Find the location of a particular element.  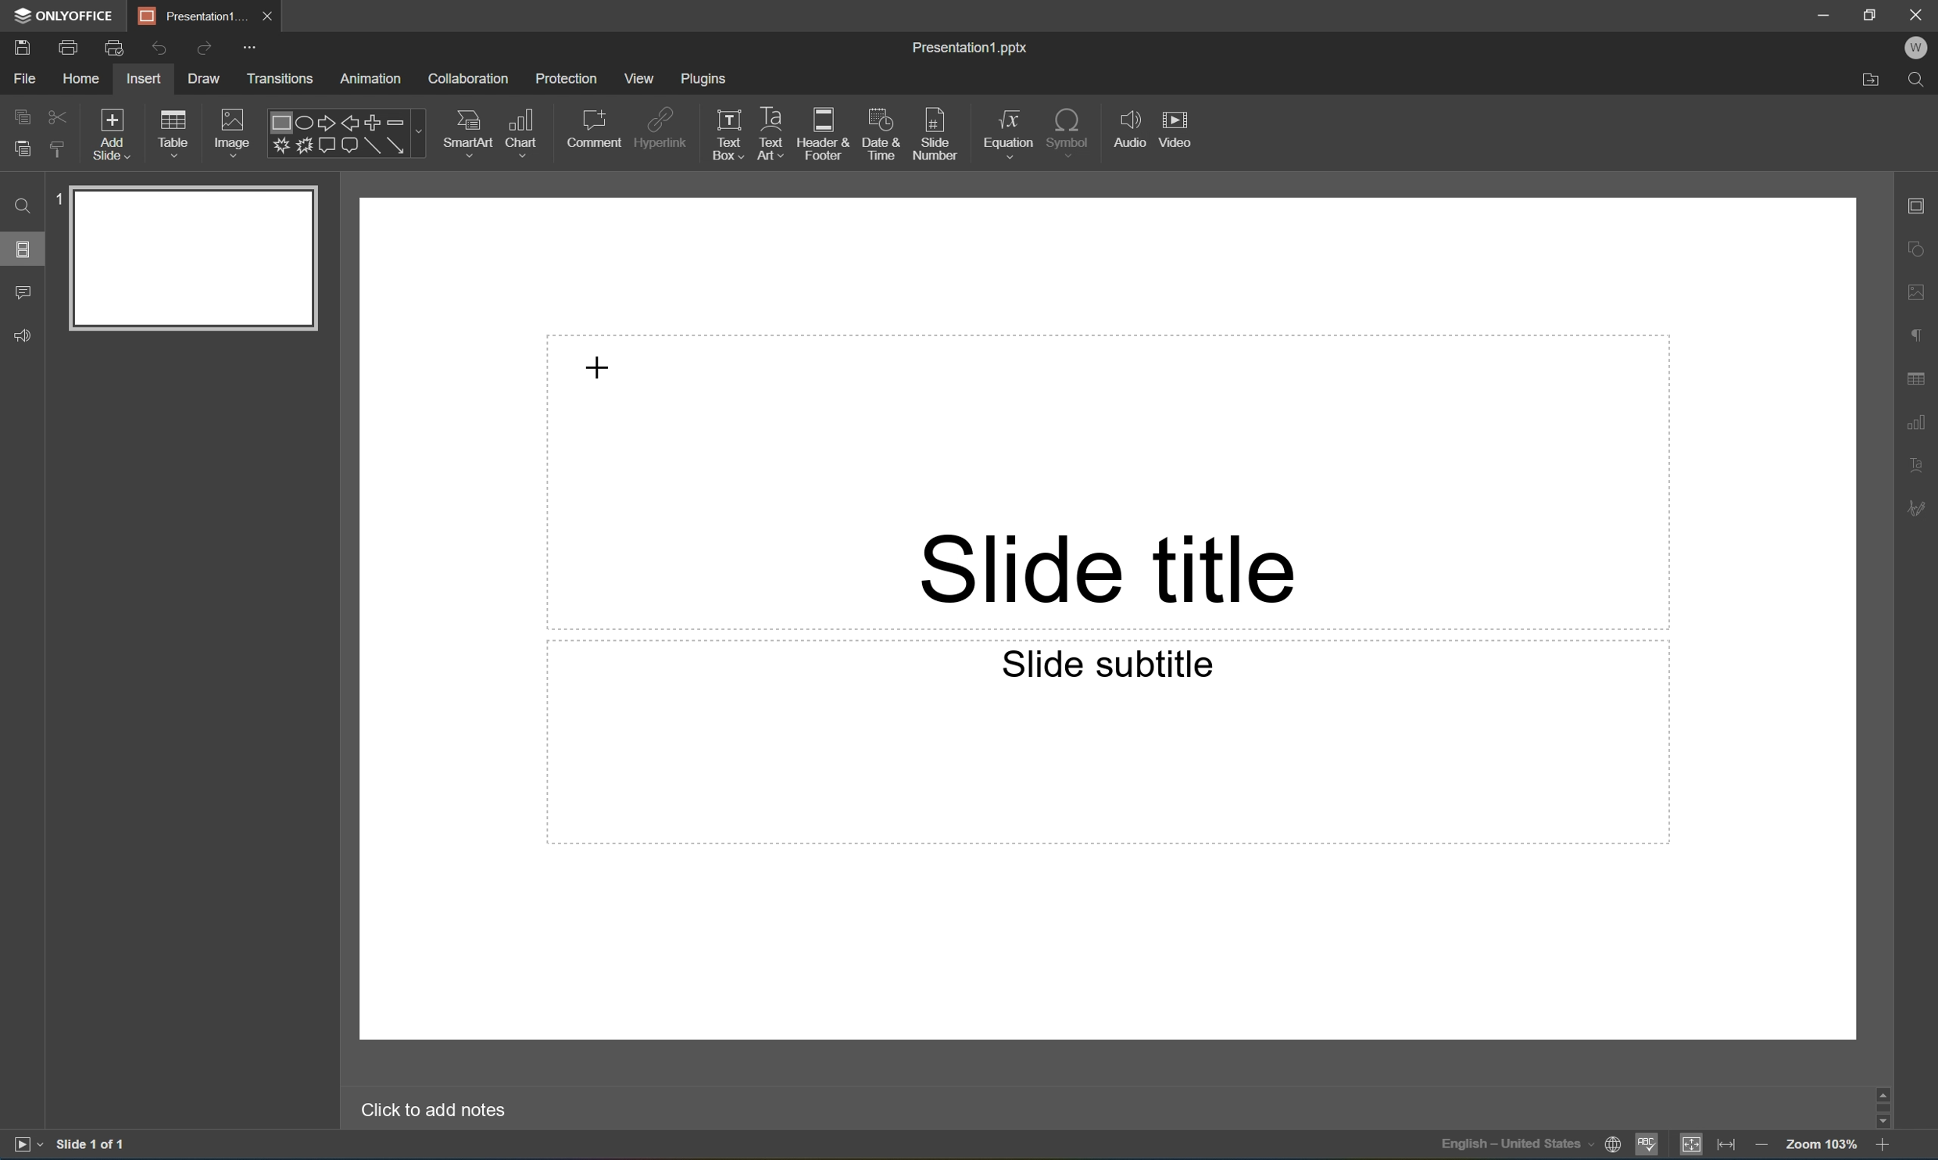

Minus is located at coordinates (405, 121).